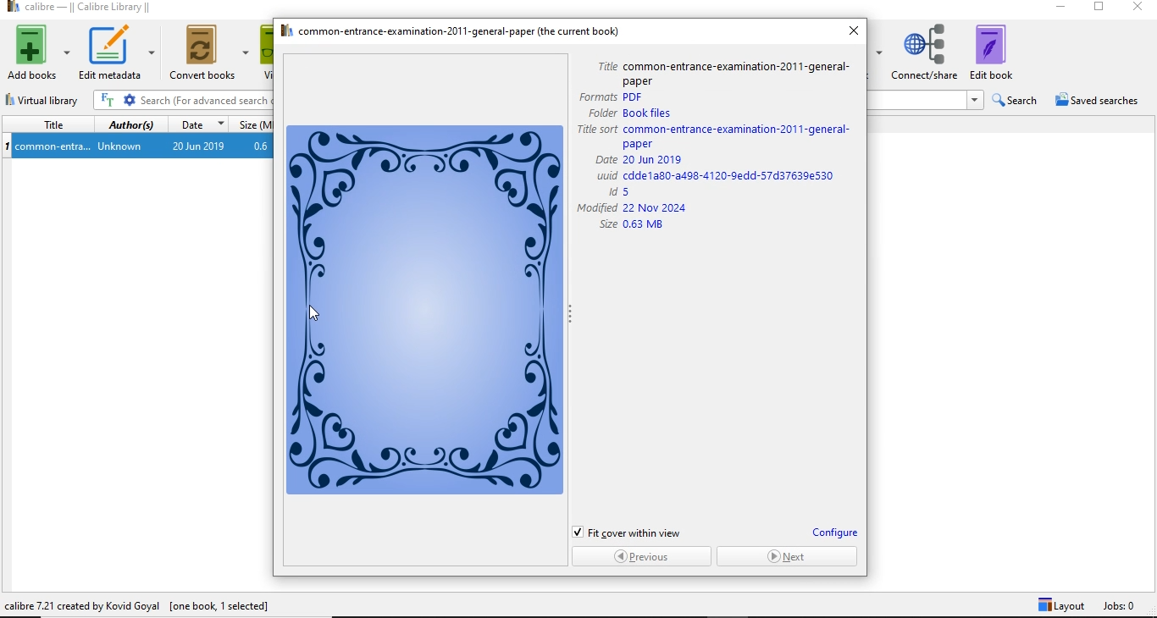 Image resolution: width=1157 pixels, height=618 pixels. I want to click on Checkbox , so click(578, 532).